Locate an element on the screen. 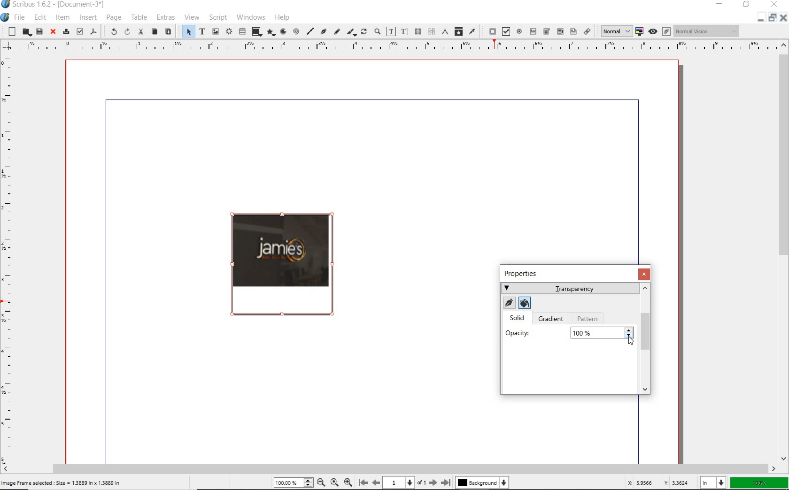 The image size is (789, 490). close is located at coordinates (783, 17).